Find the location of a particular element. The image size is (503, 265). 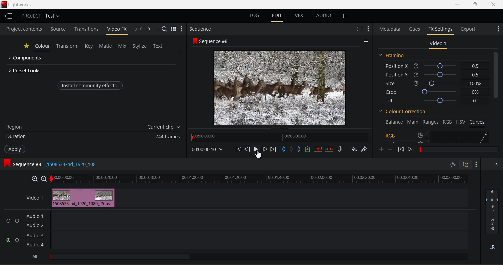

Cues is located at coordinates (415, 29).